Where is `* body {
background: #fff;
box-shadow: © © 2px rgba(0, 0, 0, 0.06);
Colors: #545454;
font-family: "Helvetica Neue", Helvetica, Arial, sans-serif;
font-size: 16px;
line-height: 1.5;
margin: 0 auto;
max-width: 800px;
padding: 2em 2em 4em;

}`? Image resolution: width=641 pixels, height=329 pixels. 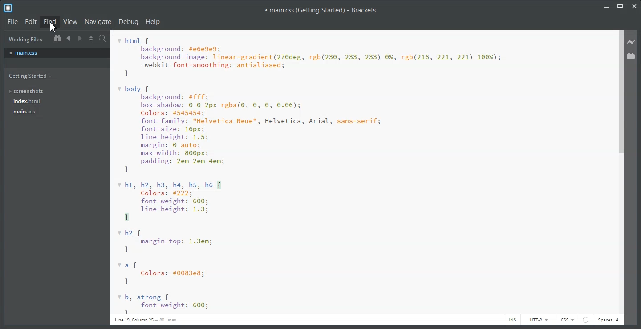 * body {
background: #fff;
box-shadow: © © 2px rgba(0, 0, 0, 0.06);
Colors: #545454;
font-family: "Helvetica Neue", Helvetica, Arial, sans-serif;
font-size: 16px;
line-height: 1.5;
margin: 0 auto;
max-width: 800px;
padding: 2em 2em 4em;

} is located at coordinates (252, 129).